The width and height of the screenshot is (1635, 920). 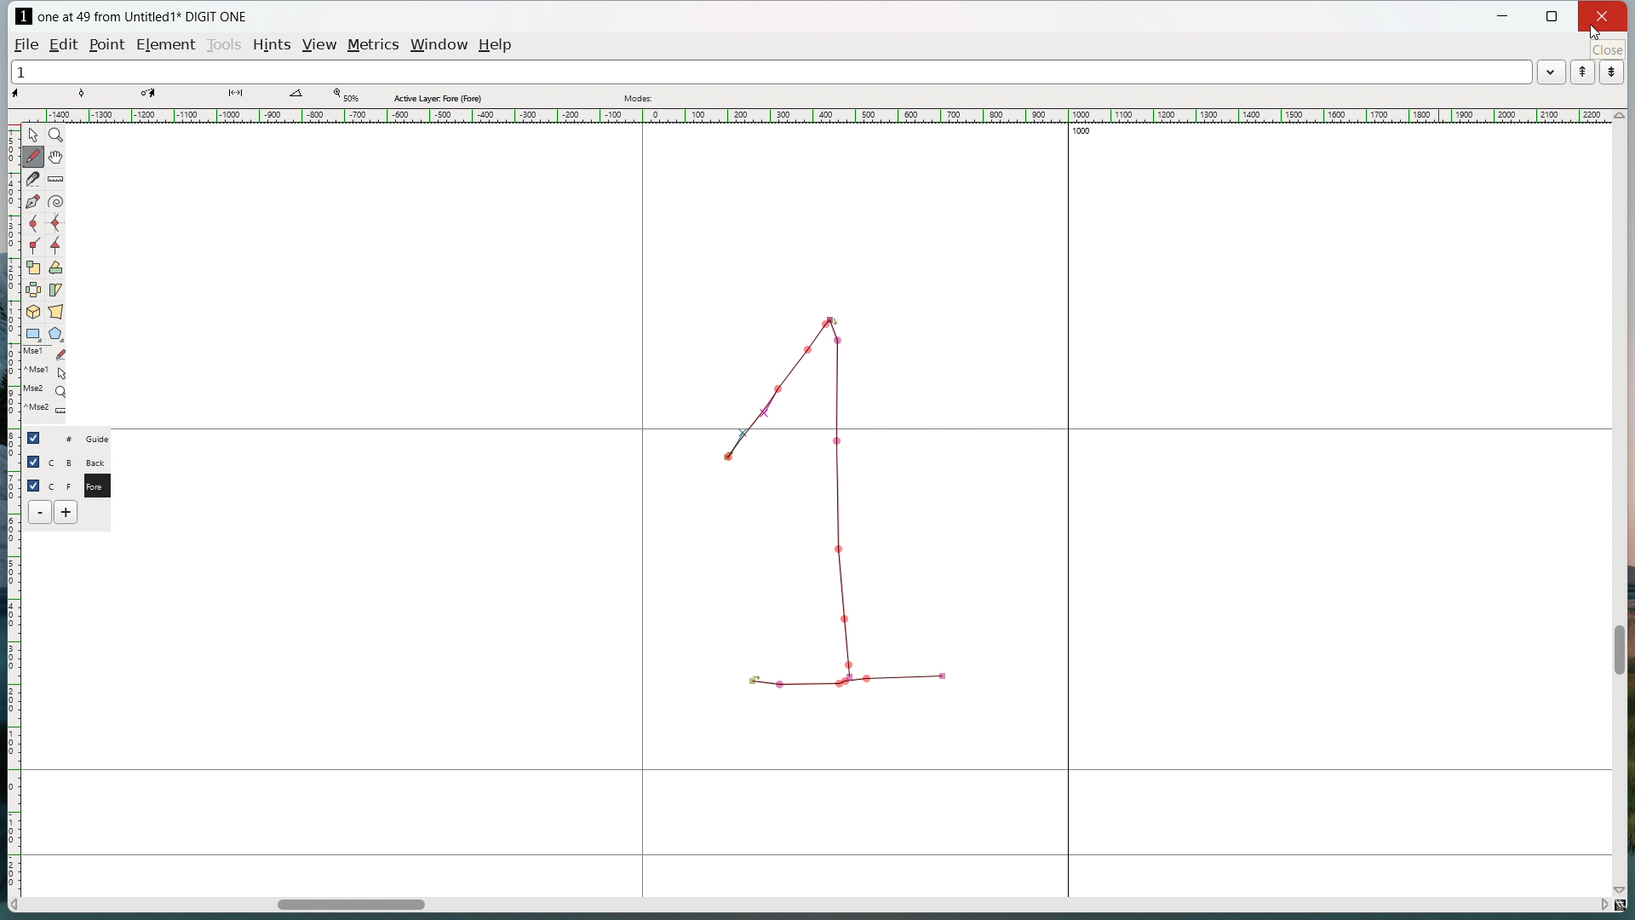 I want to click on # Guide, so click(x=81, y=438).